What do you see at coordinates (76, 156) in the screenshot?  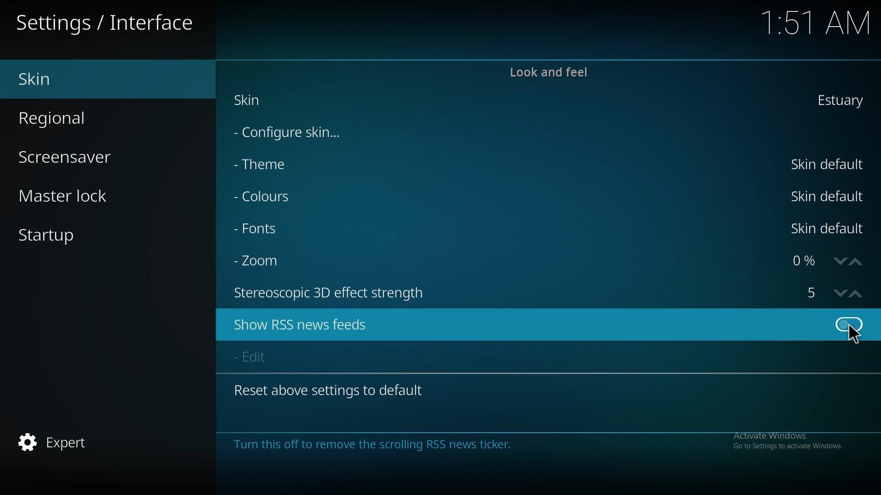 I see `screensaver` at bounding box center [76, 156].